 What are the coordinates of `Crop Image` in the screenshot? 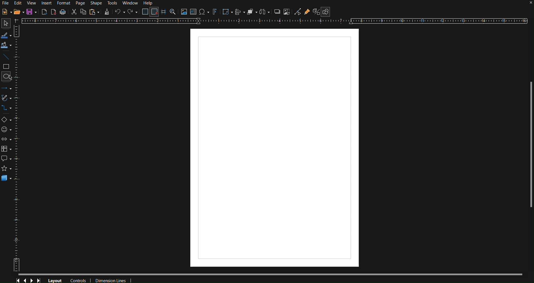 It's located at (286, 13).